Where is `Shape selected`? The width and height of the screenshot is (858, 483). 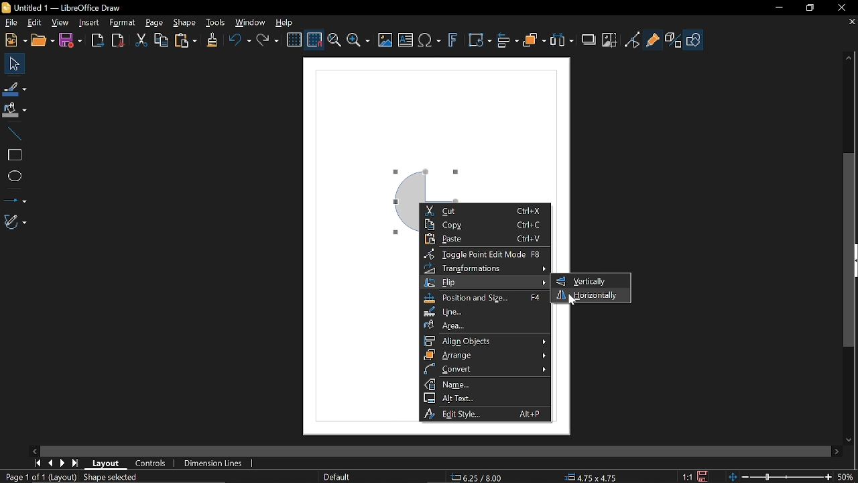 Shape selected is located at coordinates (121, 478).